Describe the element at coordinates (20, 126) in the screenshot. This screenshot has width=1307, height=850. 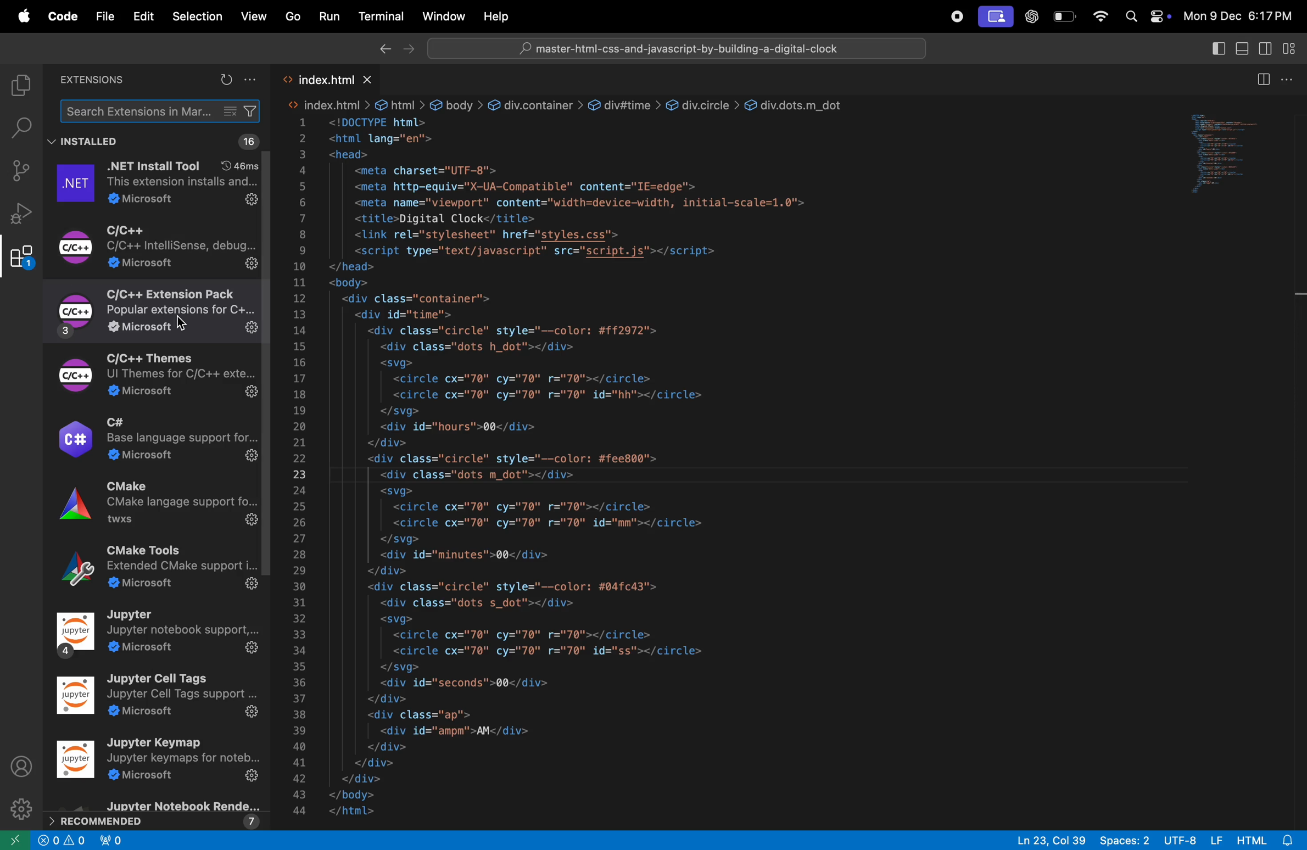
I see `search bar` at that location.